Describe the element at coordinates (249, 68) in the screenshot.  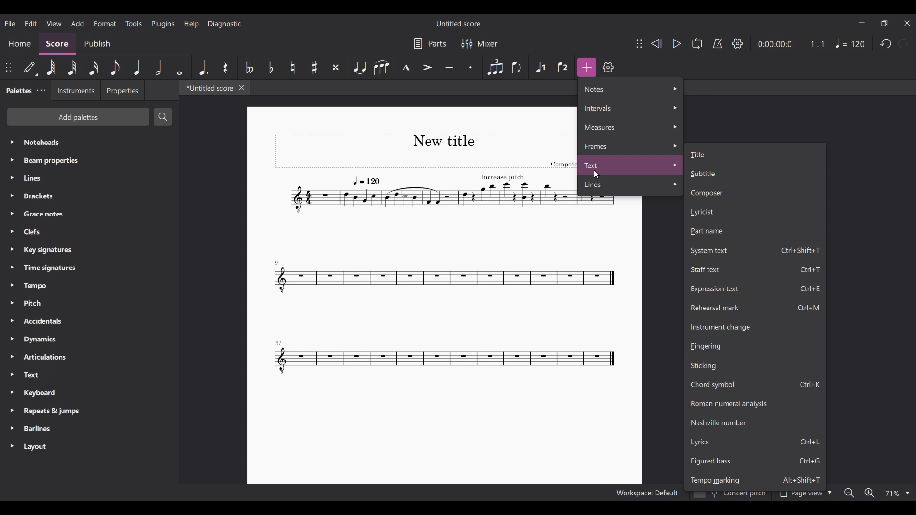
I see `Toggle double flat` at that location.